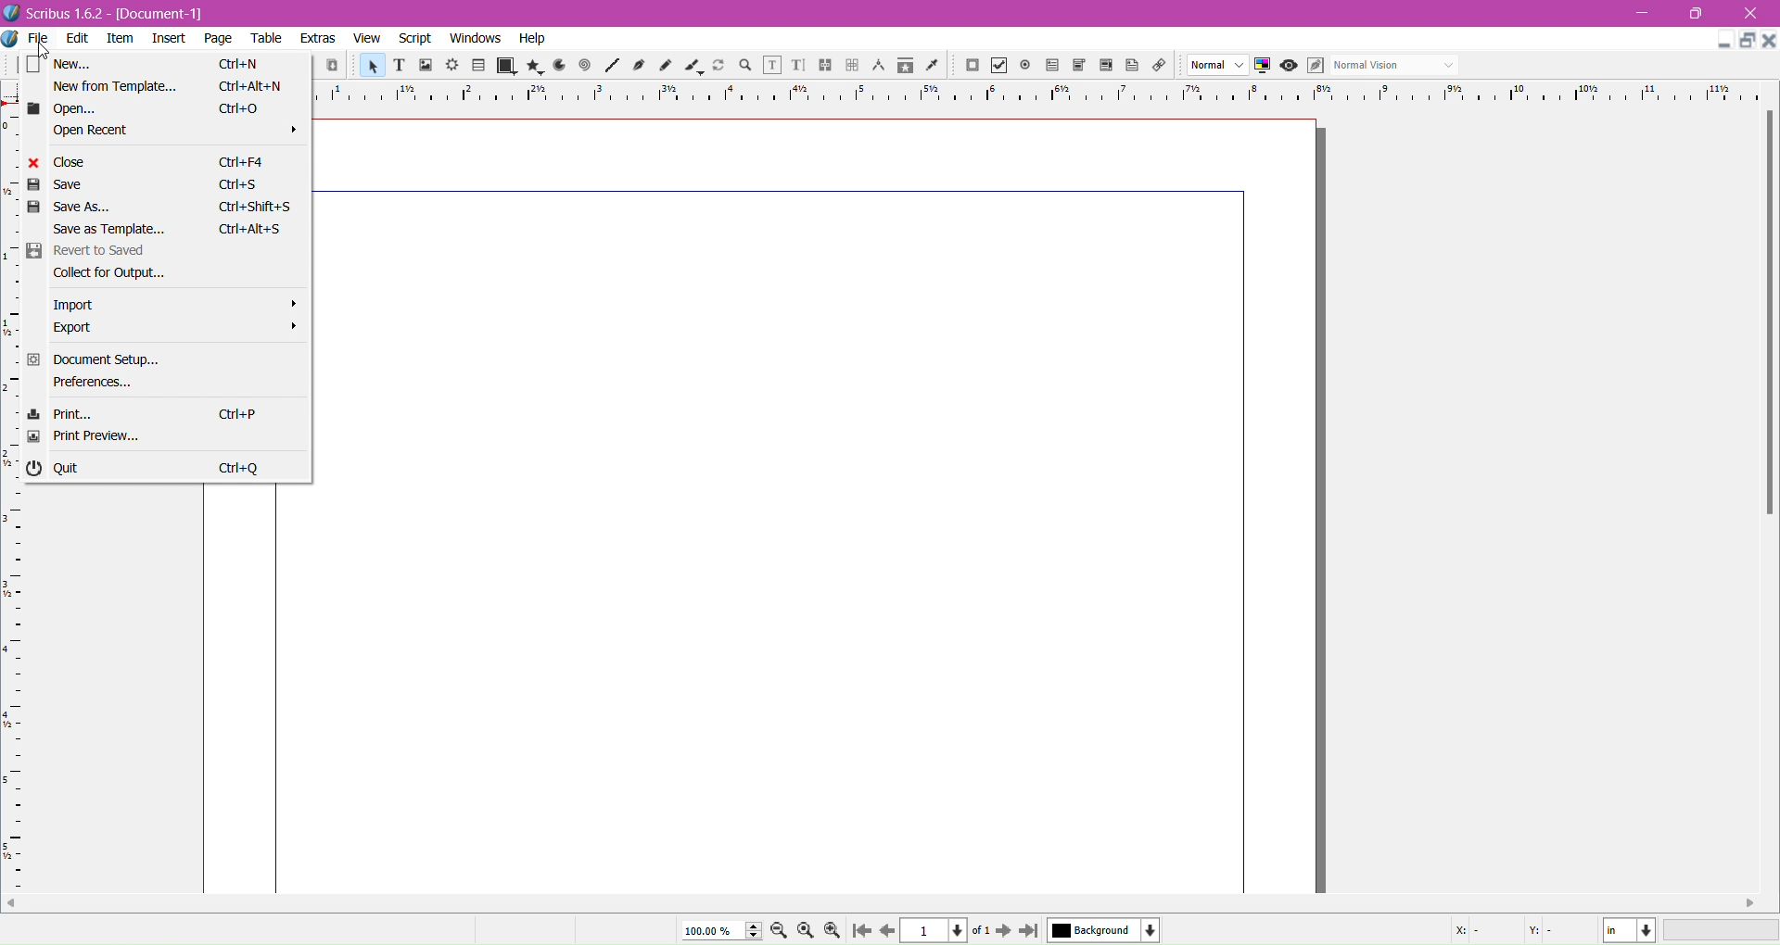  What do you see at coordinates (95, 438) in the screenshot?
I see `Print Preview` at bounding box center [95, 438].